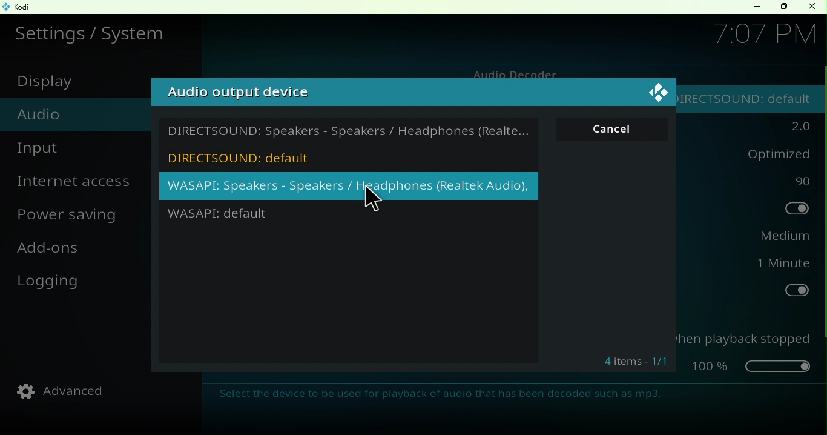 The image size is (827, 435). I want to click on Maximize, so click(779, 8).